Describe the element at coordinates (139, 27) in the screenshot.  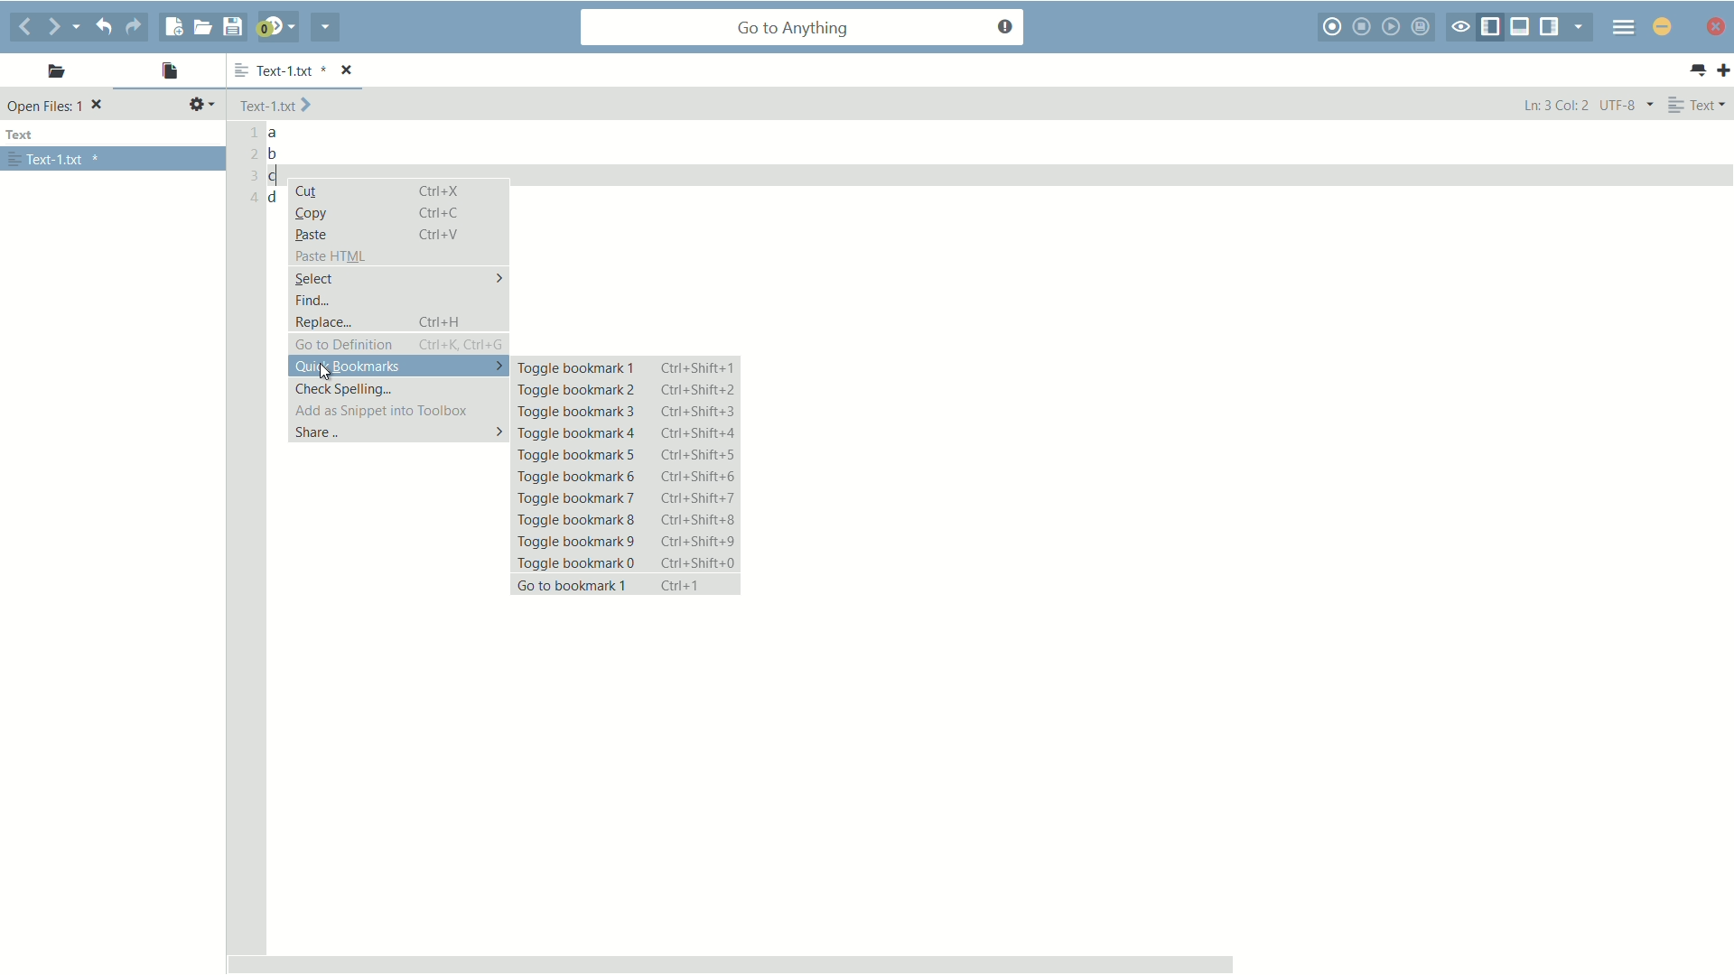
I see `redo` at that location.